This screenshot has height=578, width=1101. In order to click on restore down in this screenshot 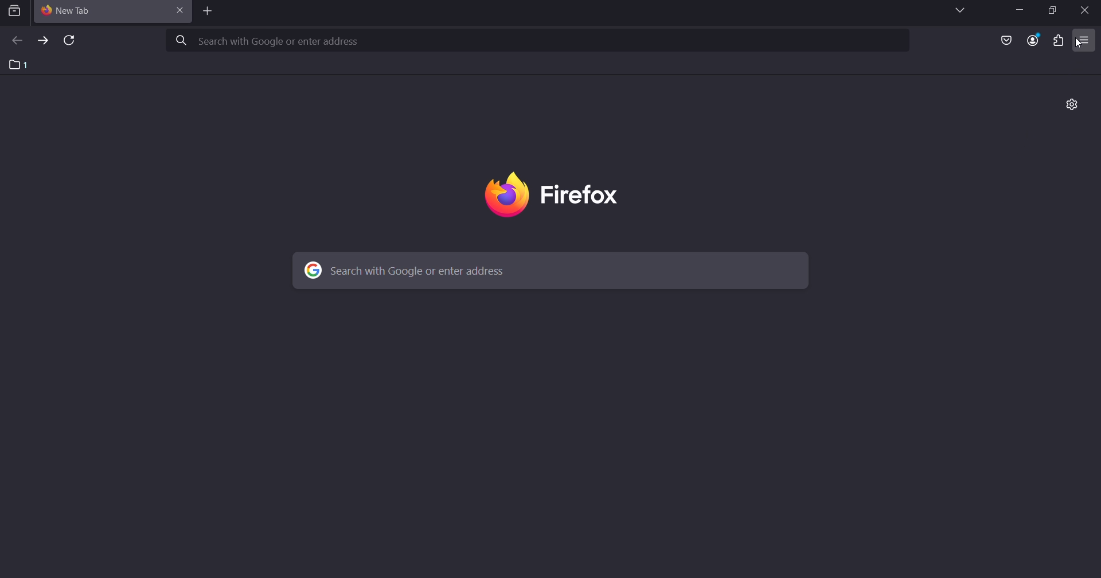, I will do `click(1047, 10)`.